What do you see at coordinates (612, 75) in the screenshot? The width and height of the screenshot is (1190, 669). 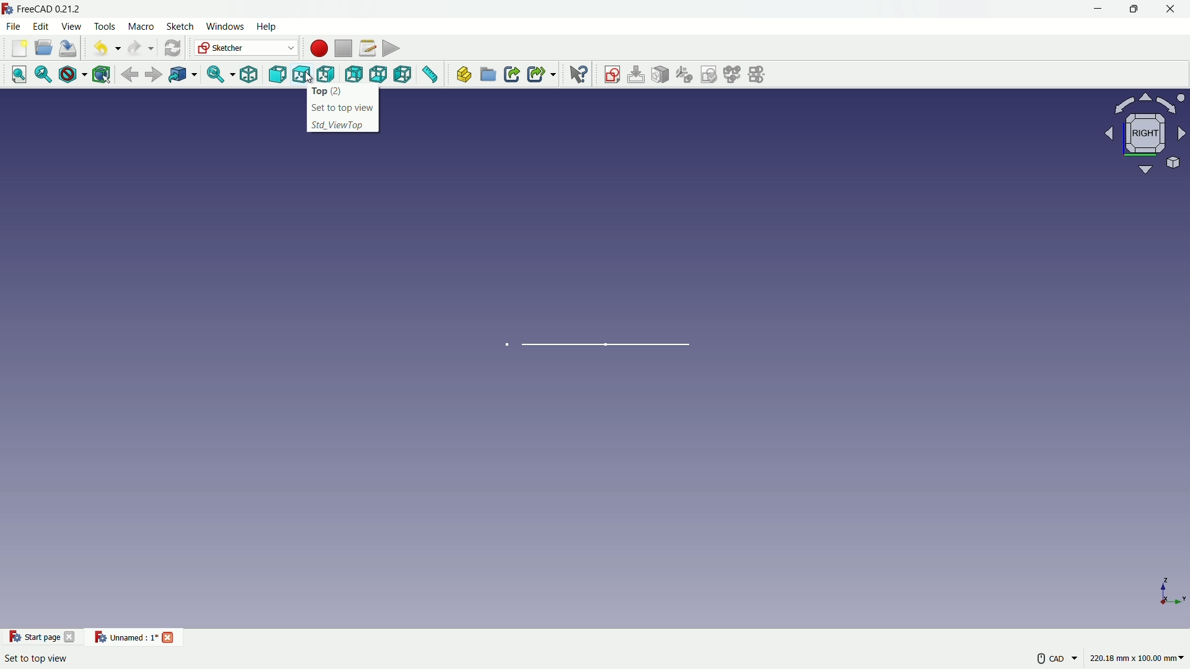 I see `create sketch` at bounding box center [612, 75].